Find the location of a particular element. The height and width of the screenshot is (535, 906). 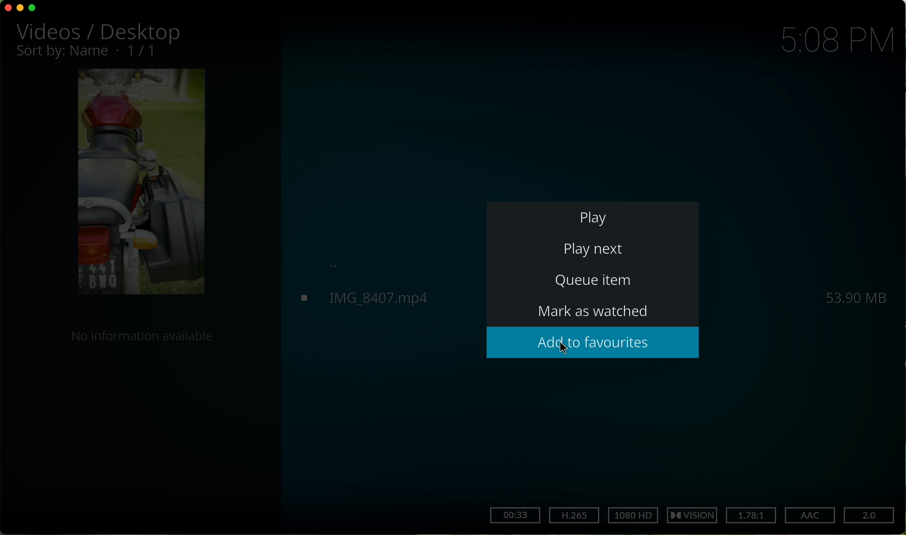

play is located at coordinates (592, 217).